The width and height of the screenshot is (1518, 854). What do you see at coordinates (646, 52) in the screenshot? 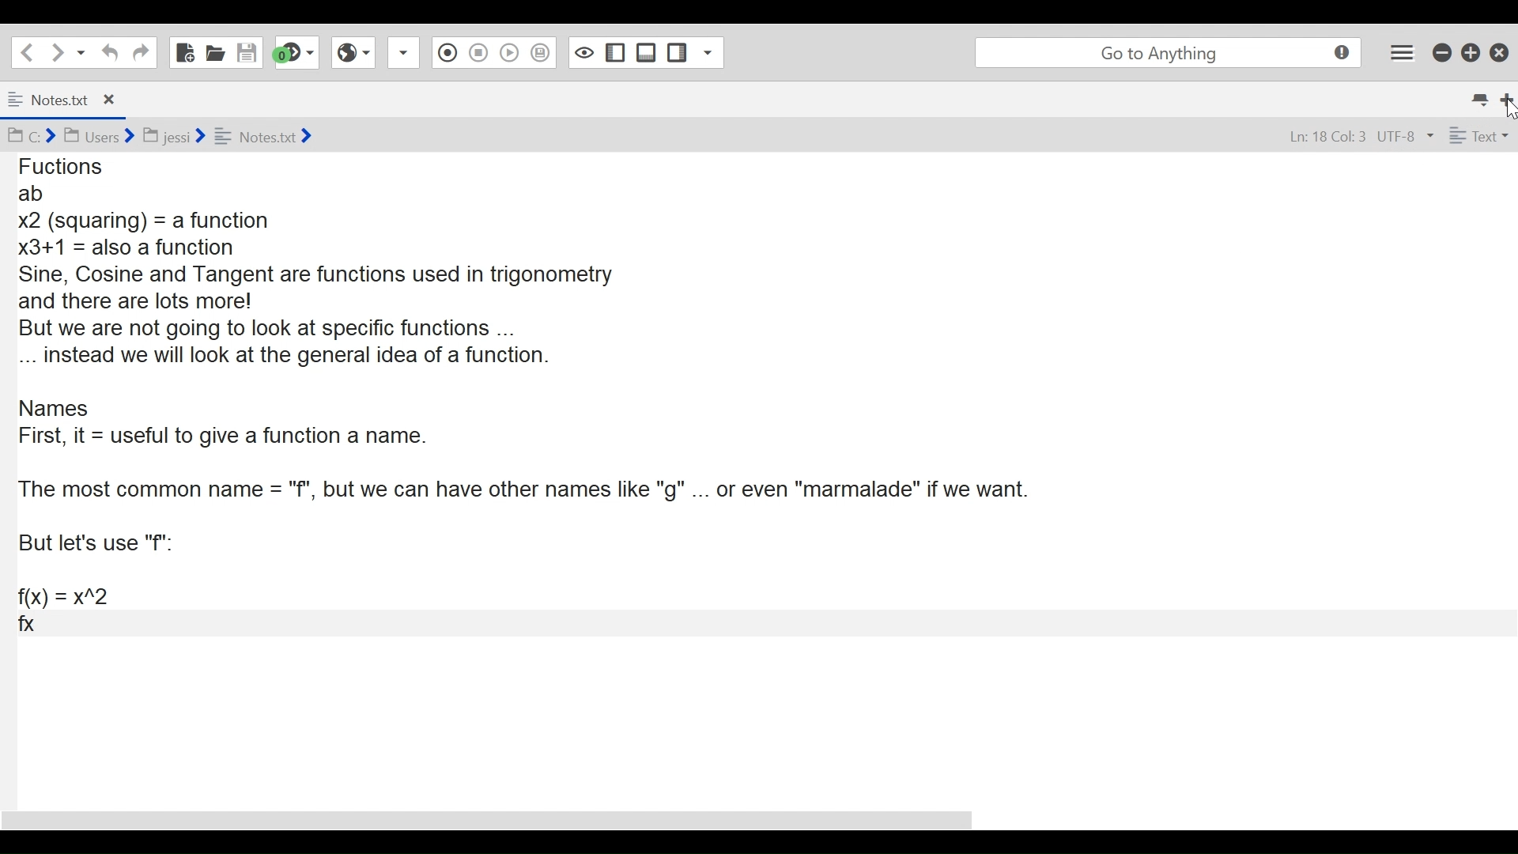
I see `Show/ide Bottom Sidebar` at bounding box center [646, 52].